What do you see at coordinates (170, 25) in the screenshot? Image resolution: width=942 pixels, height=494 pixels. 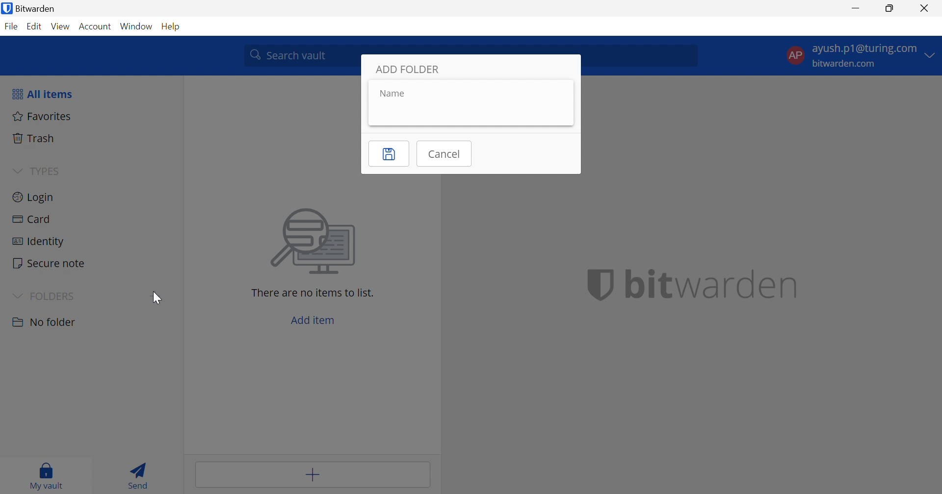 I see `Help` at bounding box center [170, 25].